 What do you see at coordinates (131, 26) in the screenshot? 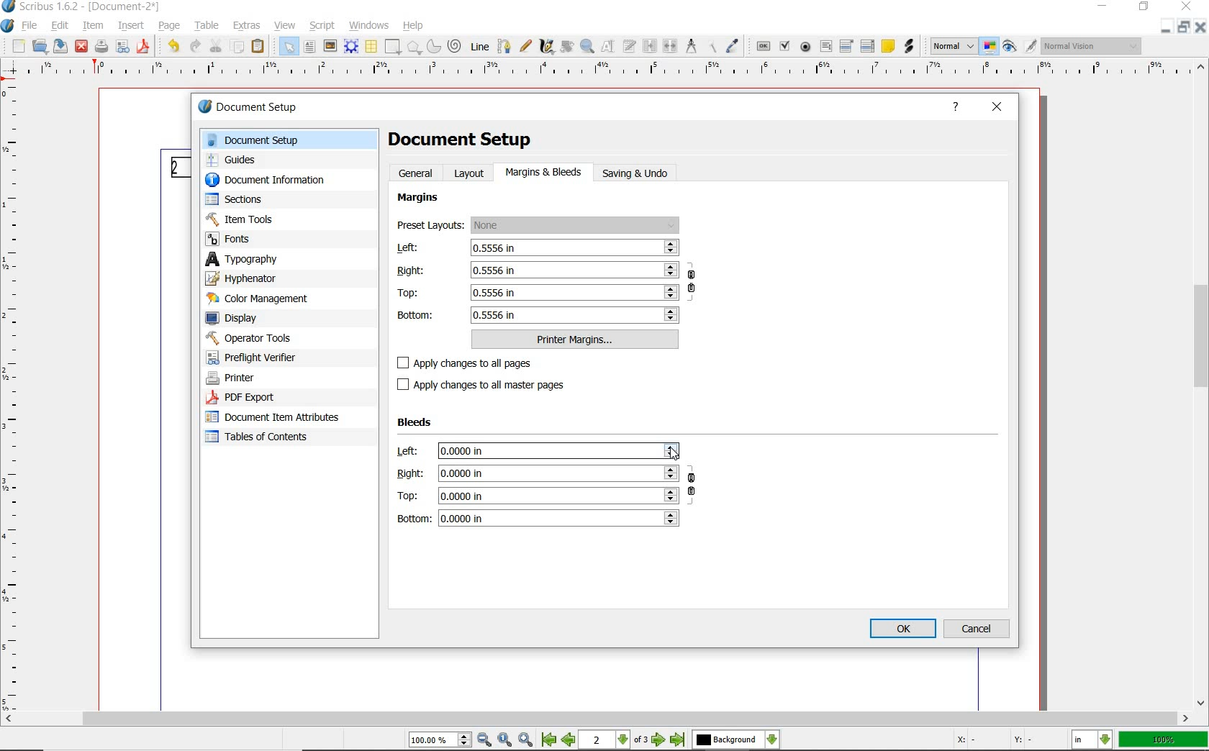
I see `insert` at bounding box center [131, 26].